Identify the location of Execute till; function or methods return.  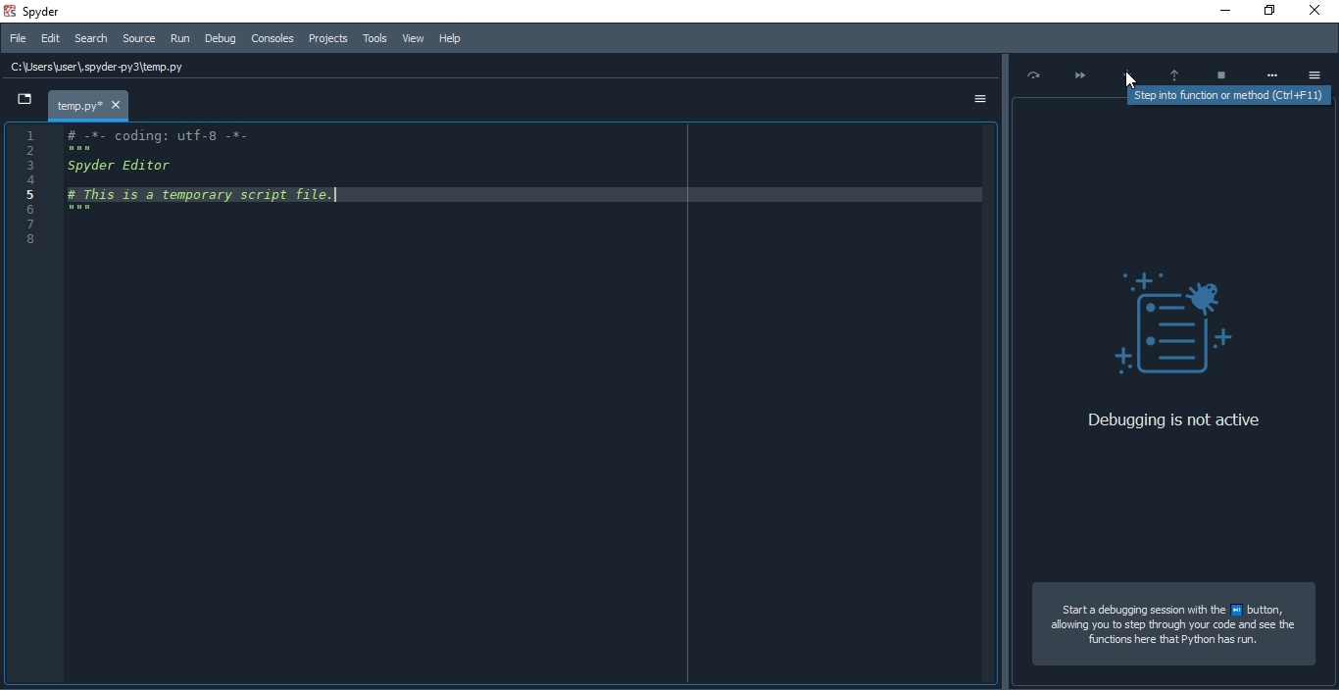
(1174, 70).